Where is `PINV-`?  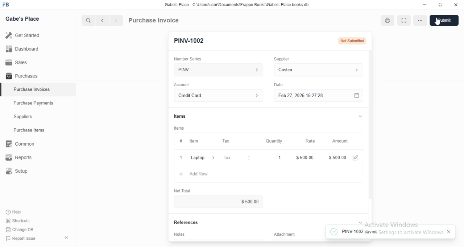 PINV- is located at coordinates (219, 70).